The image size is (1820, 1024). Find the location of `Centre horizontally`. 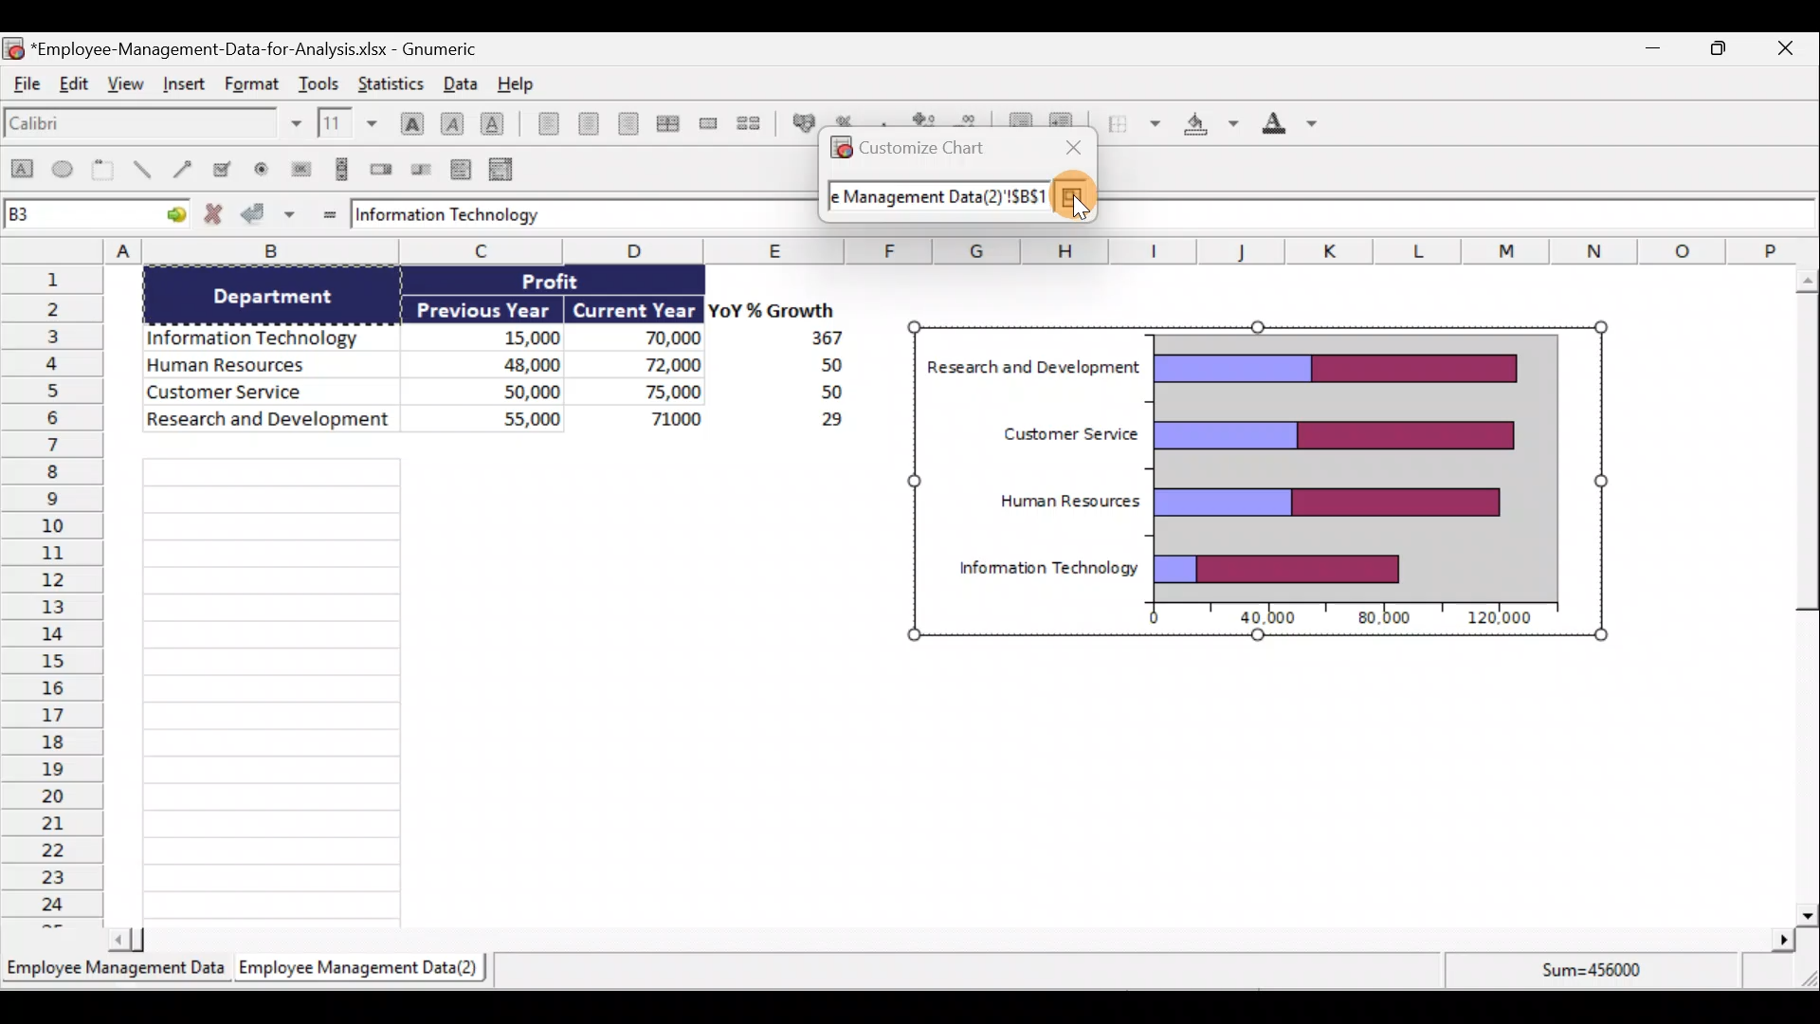

Centre horizontally is located at coordinates (584, 123).